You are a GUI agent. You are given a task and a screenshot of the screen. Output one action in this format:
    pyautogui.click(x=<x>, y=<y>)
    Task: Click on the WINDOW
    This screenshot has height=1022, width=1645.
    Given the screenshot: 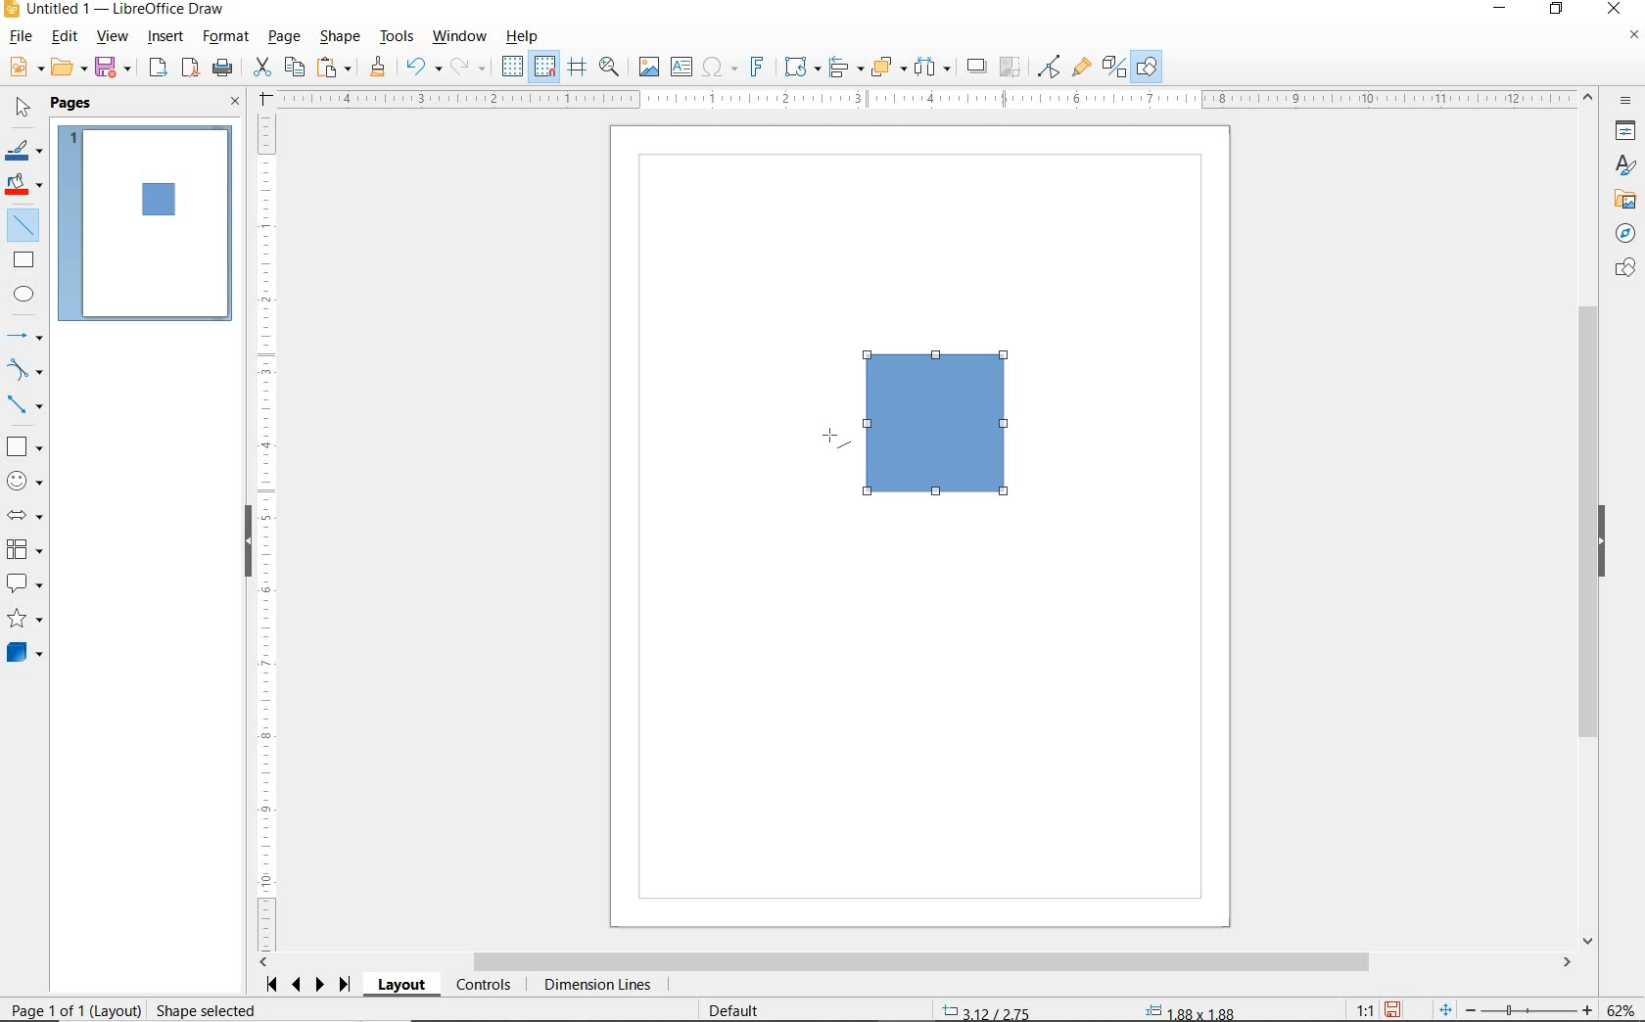 What is the action you would take?
    pyautogui.click(x=460, y=37)
    